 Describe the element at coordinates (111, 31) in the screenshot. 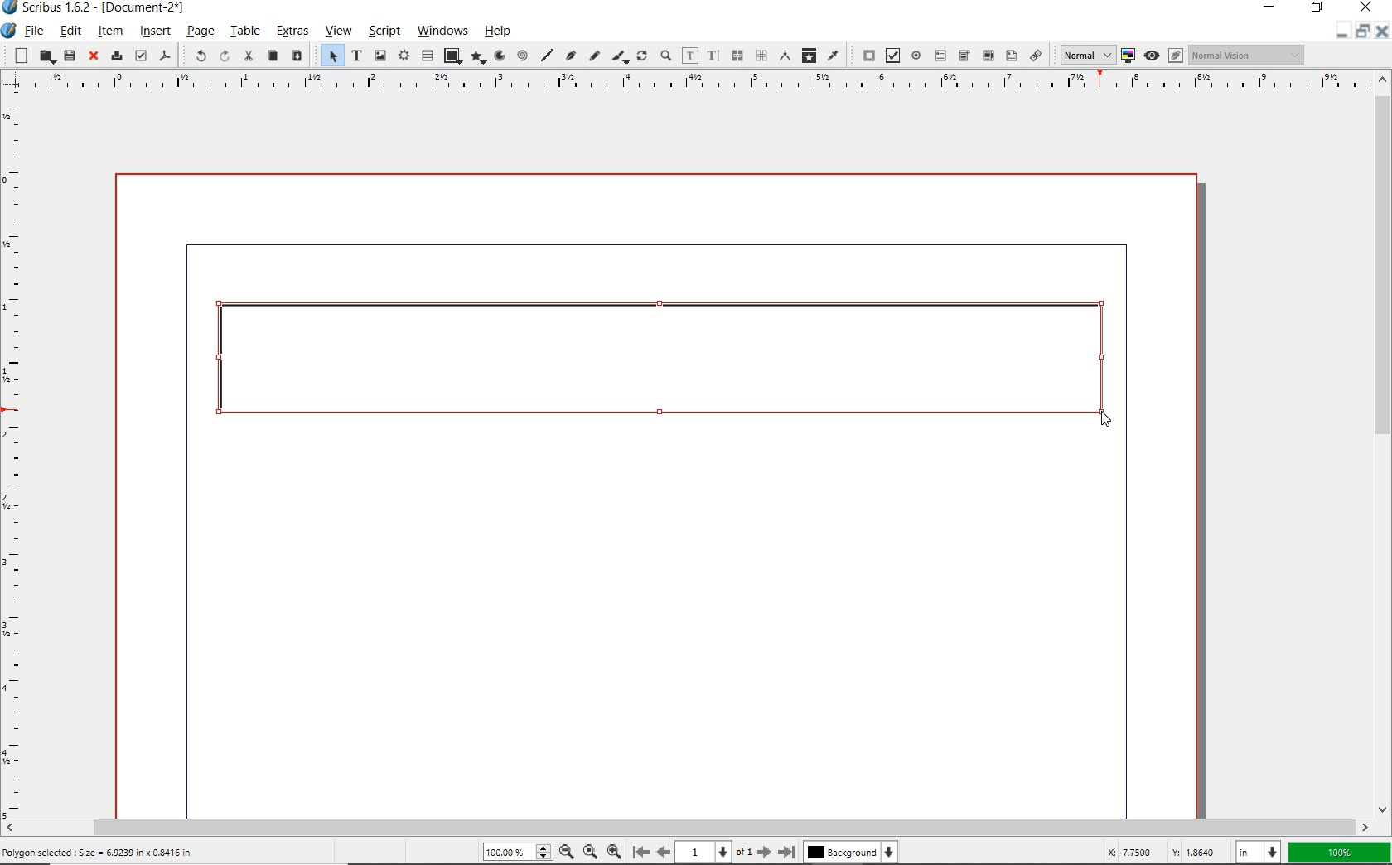

I see `item` at that location.